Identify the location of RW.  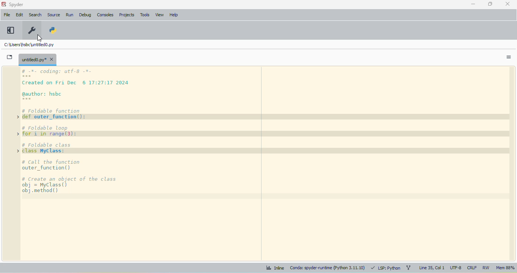
(486, 268).